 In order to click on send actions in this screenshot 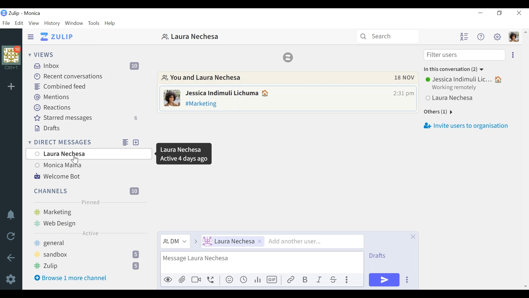, I will do `click(406, 279)`.